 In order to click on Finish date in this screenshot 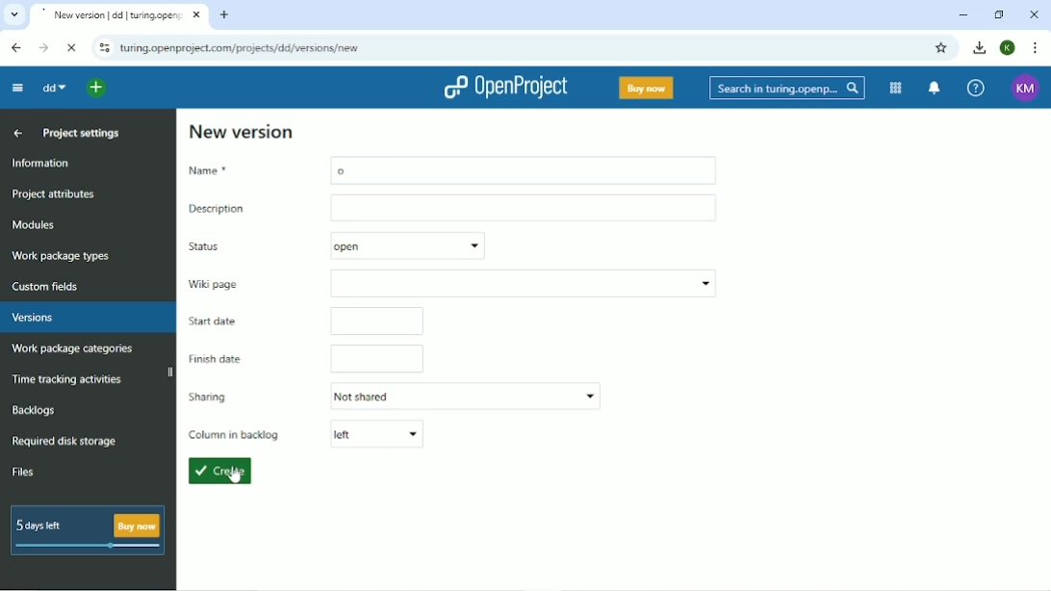, I will do `click(305, 359)`.